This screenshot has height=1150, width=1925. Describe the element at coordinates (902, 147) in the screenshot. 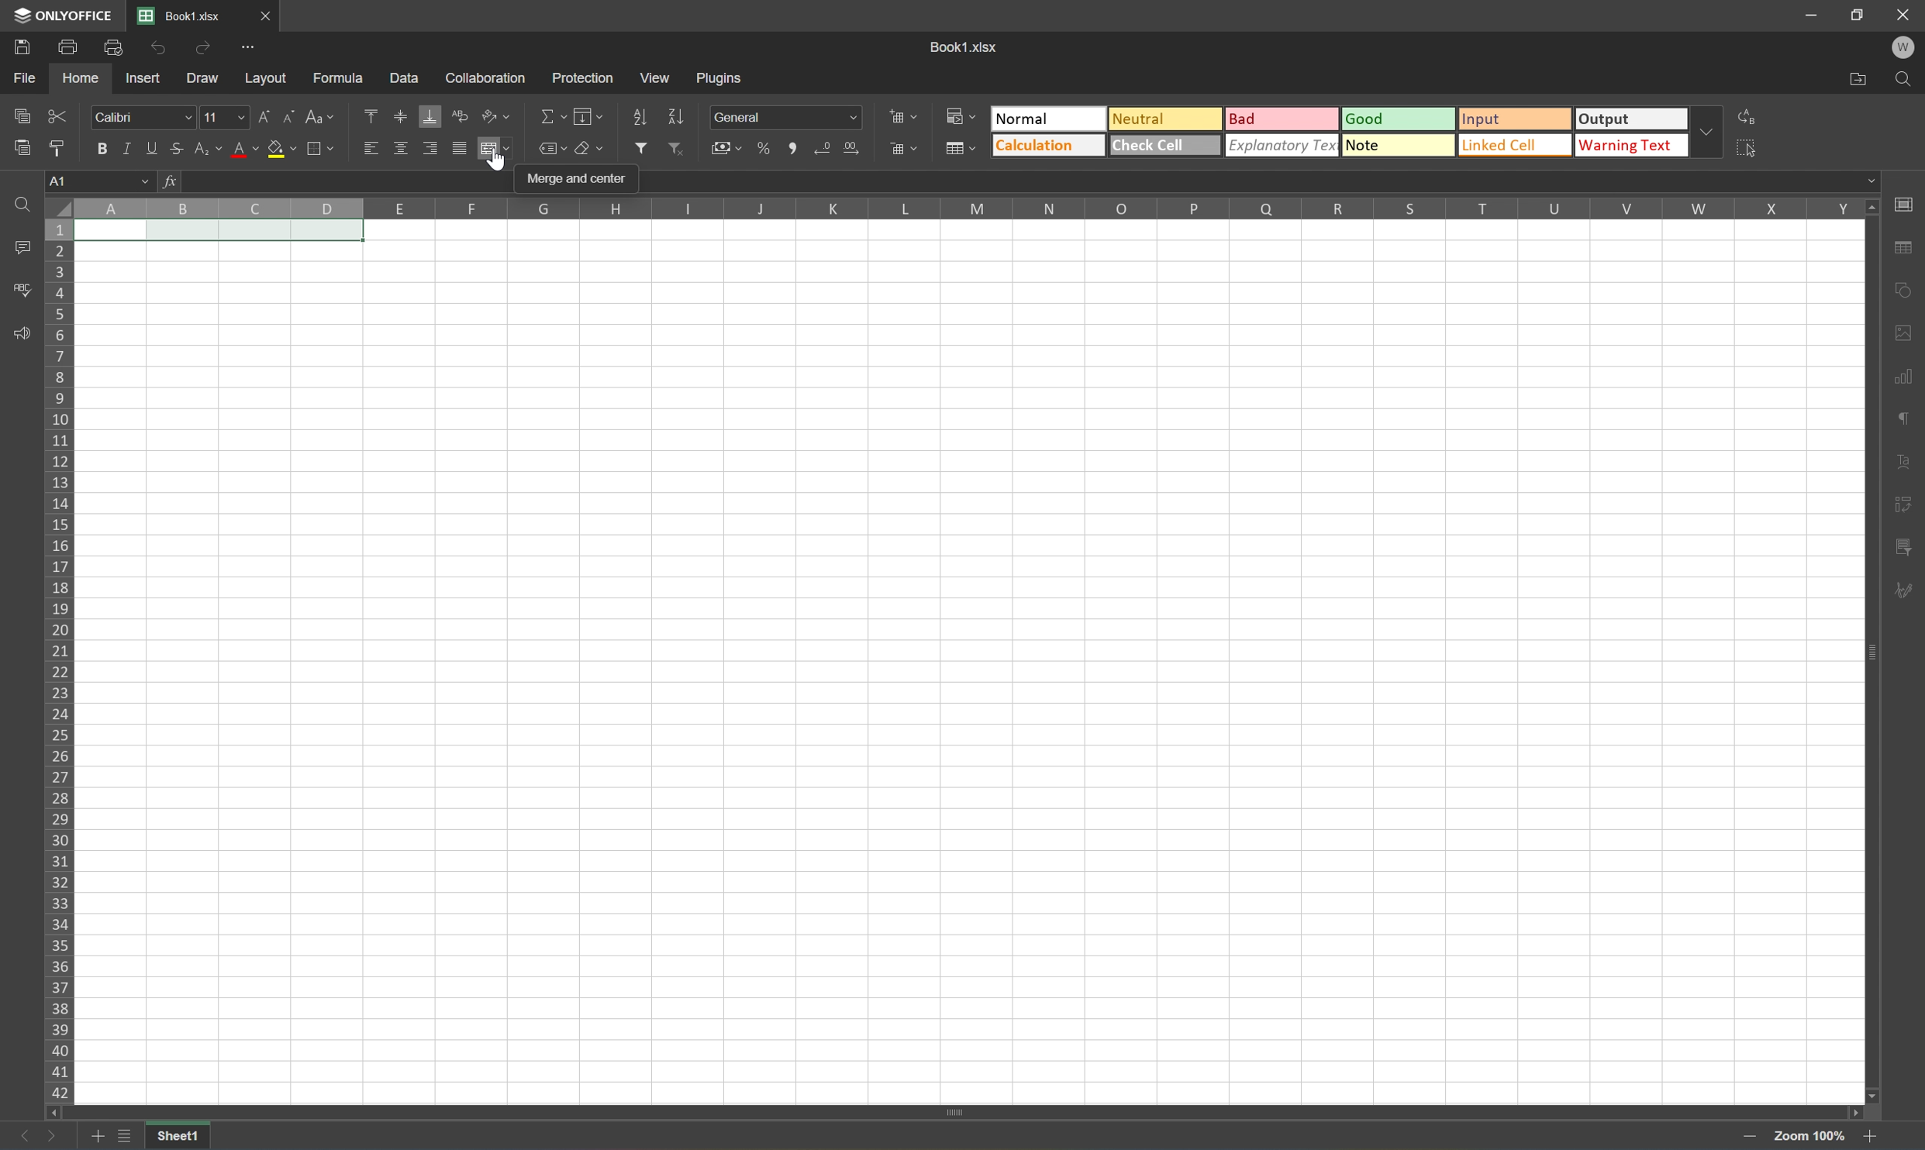

I see `Delete cells` at that location.